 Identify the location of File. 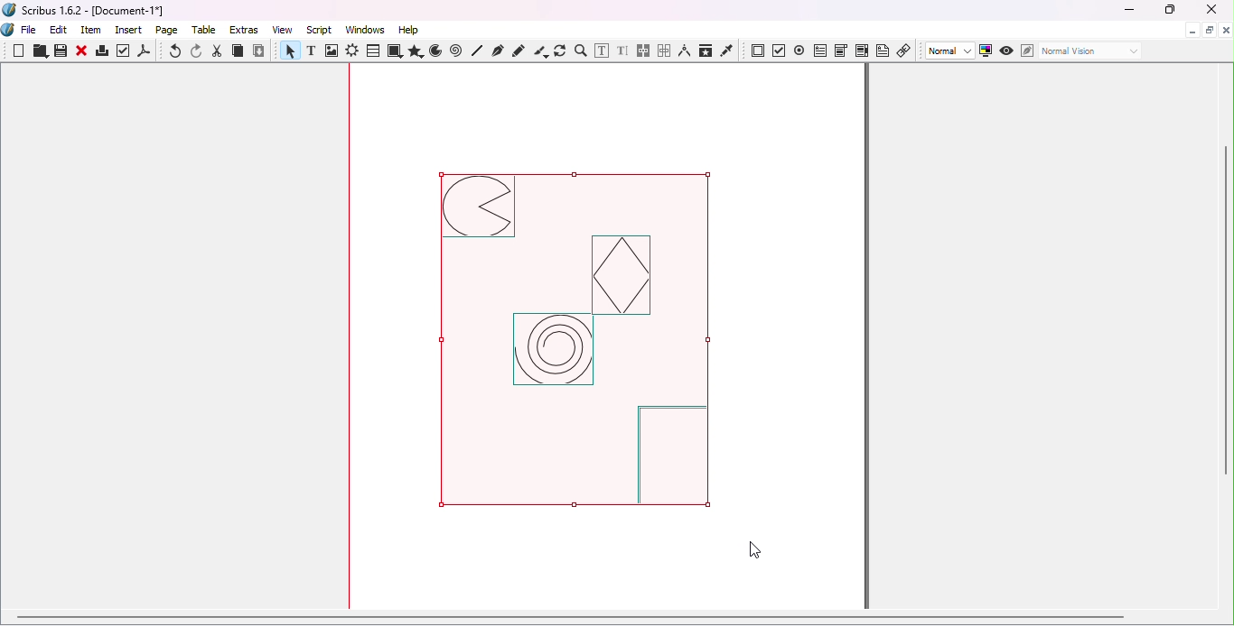
(29, 31).